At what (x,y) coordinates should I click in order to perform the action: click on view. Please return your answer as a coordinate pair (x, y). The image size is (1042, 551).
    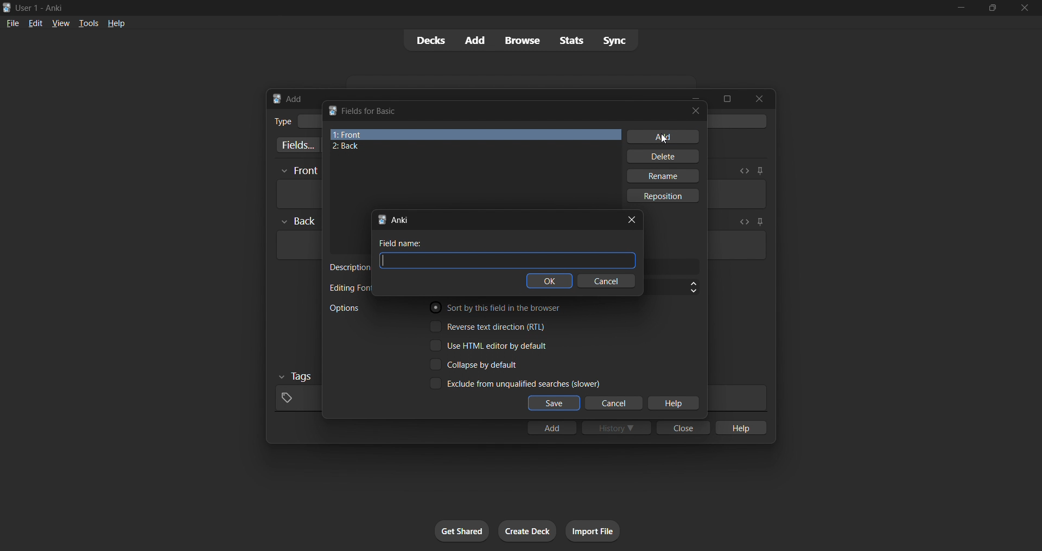
    Looking at the image, I should click on (61, 23).